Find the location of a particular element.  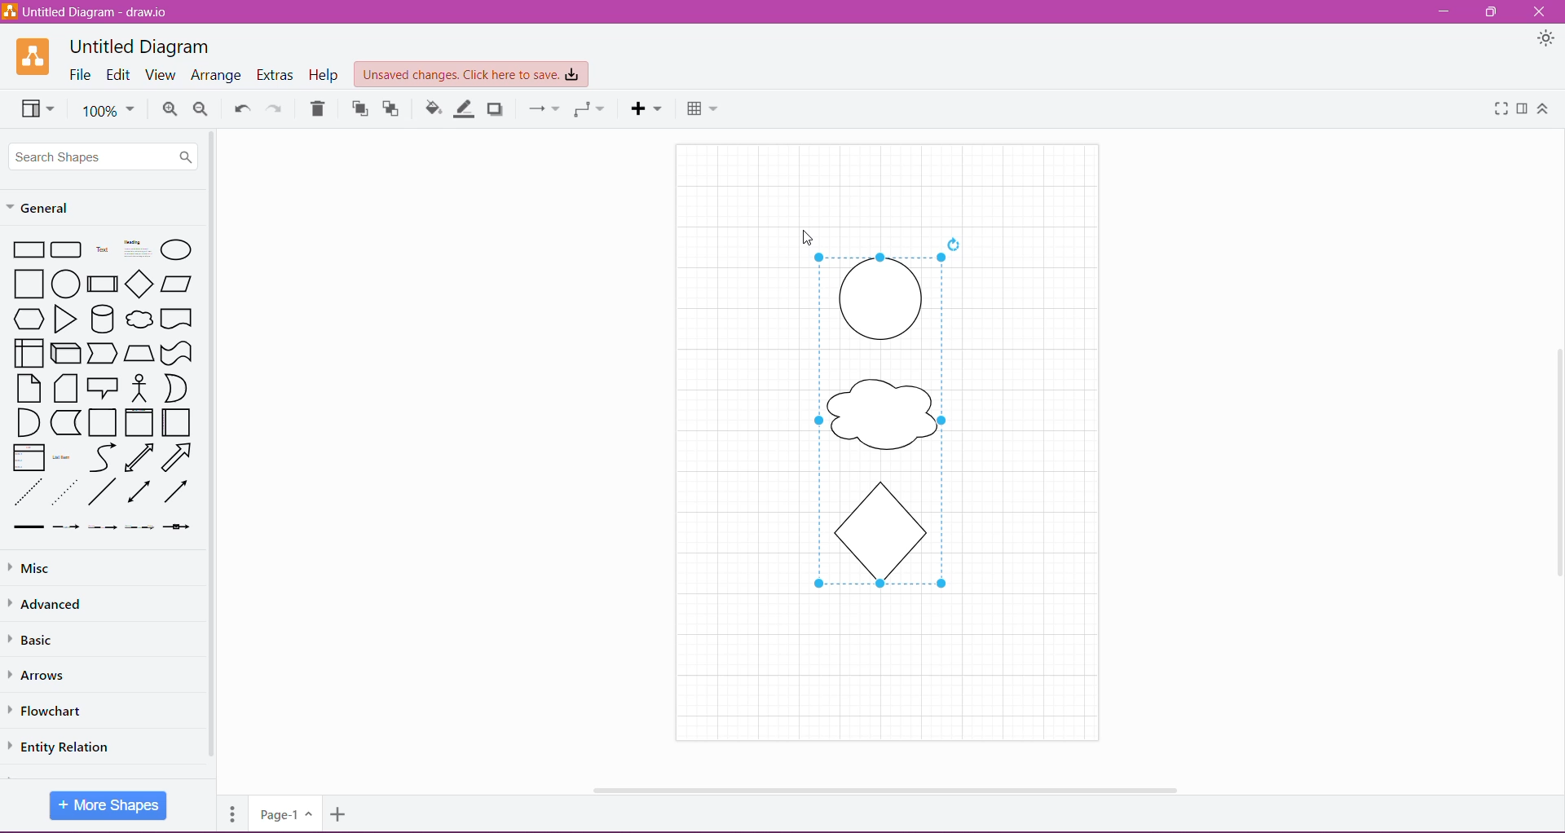

Help is located at coordinates (325, 75).